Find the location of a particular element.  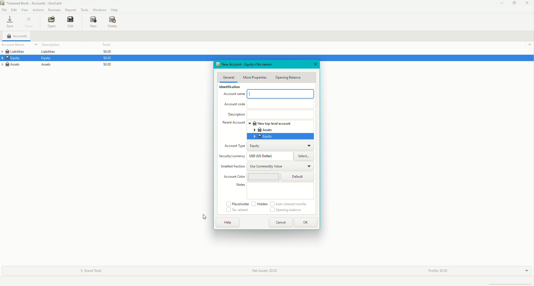

Select is located at coordinates (303, 156).